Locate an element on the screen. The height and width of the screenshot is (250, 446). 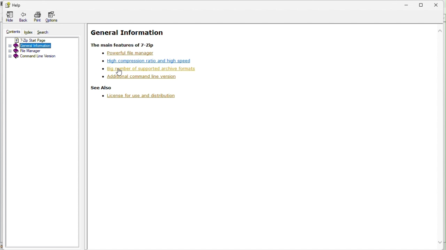
Restore is located at coordinates (423, 5).